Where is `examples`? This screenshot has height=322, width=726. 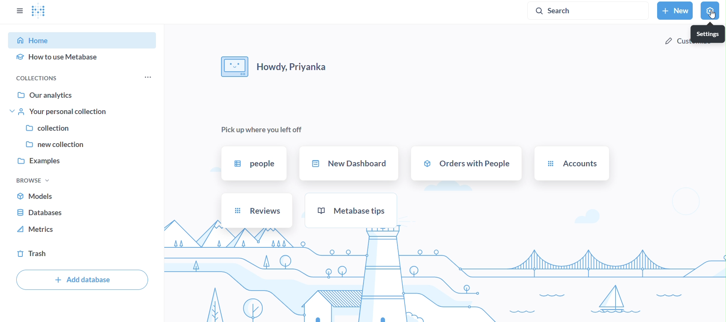 examples is located at coordinates (82, 162).